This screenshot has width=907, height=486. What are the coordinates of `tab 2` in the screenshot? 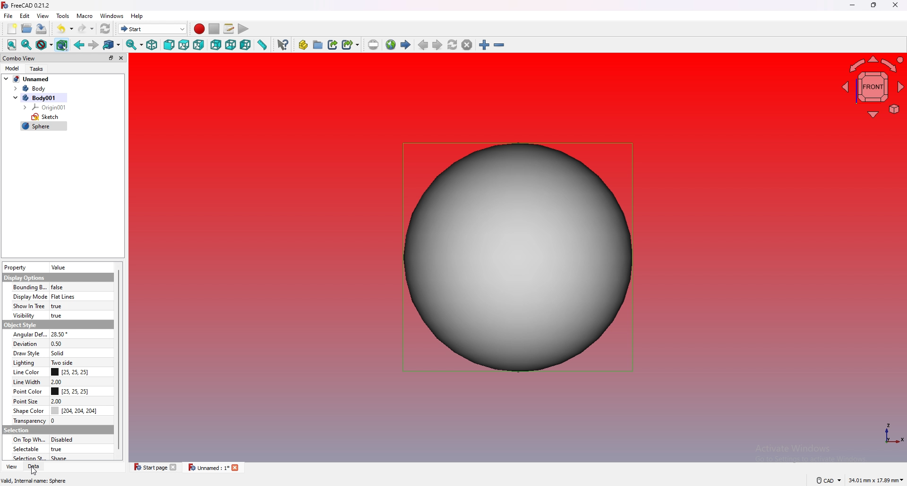 It's located at (214, 467).